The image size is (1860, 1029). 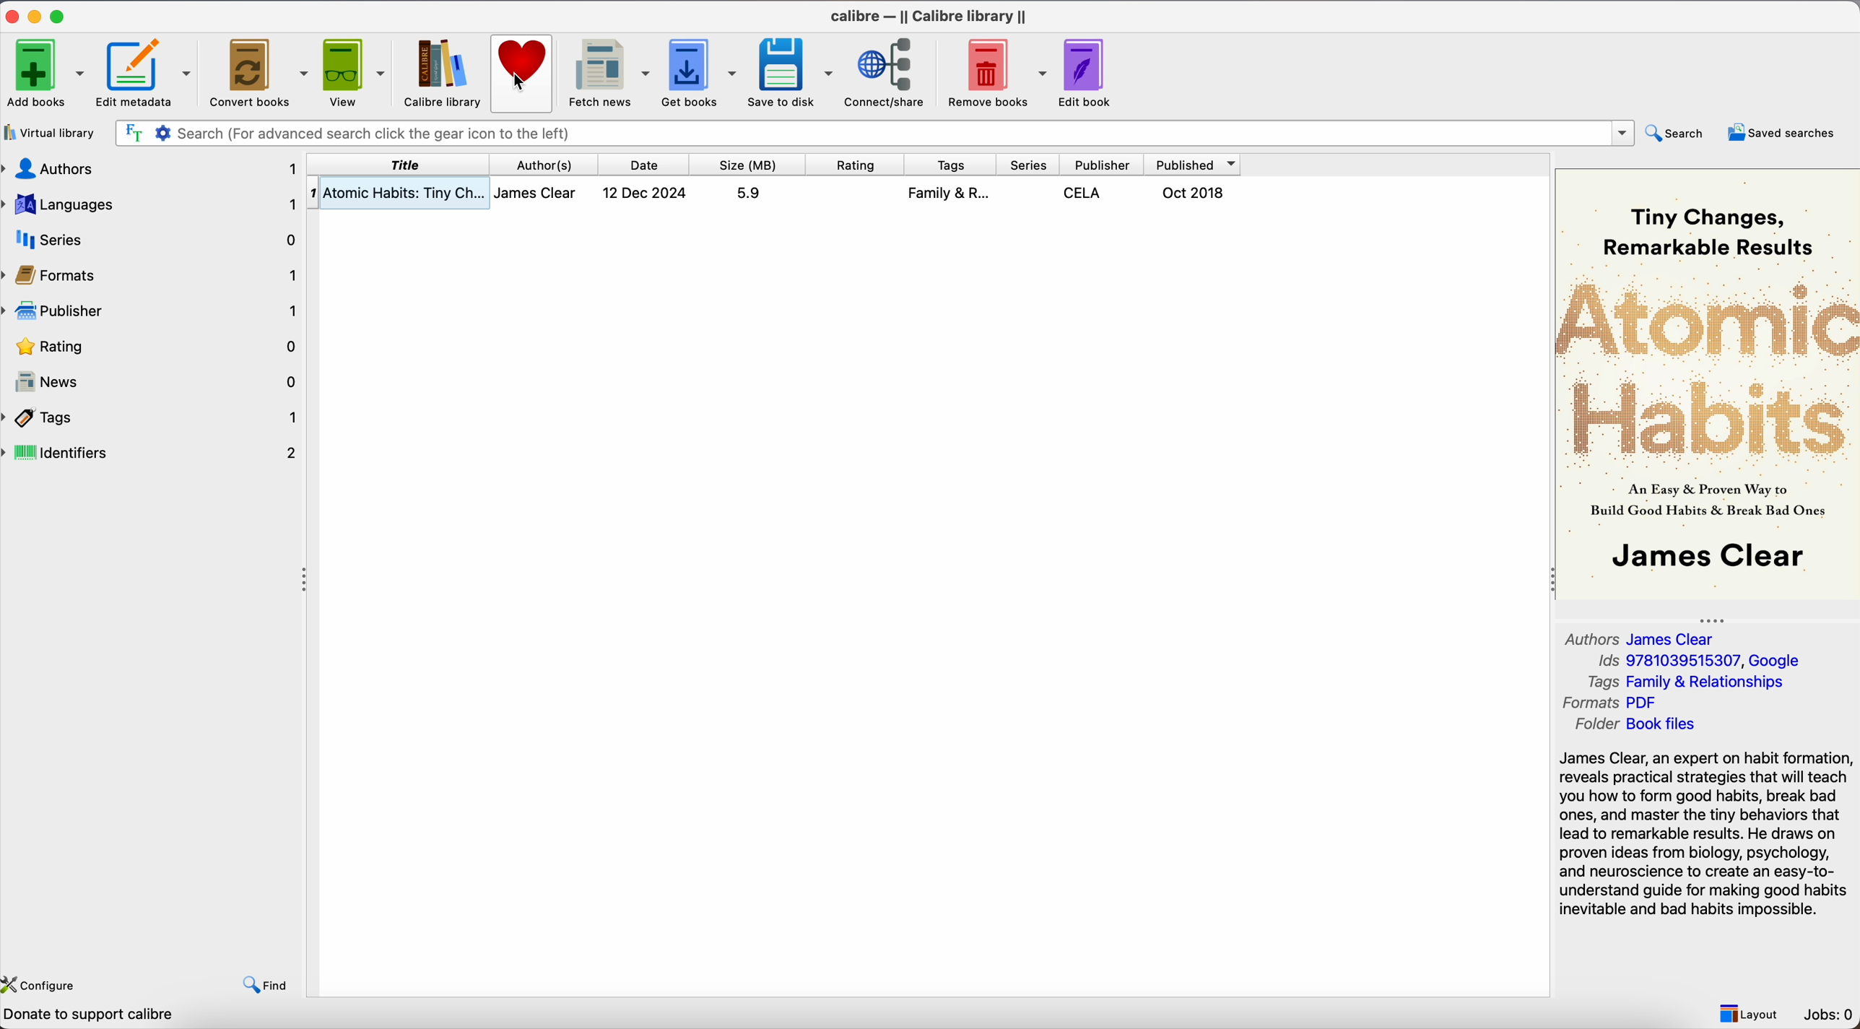 I want to click on remove books, so click(x=993, y=74).